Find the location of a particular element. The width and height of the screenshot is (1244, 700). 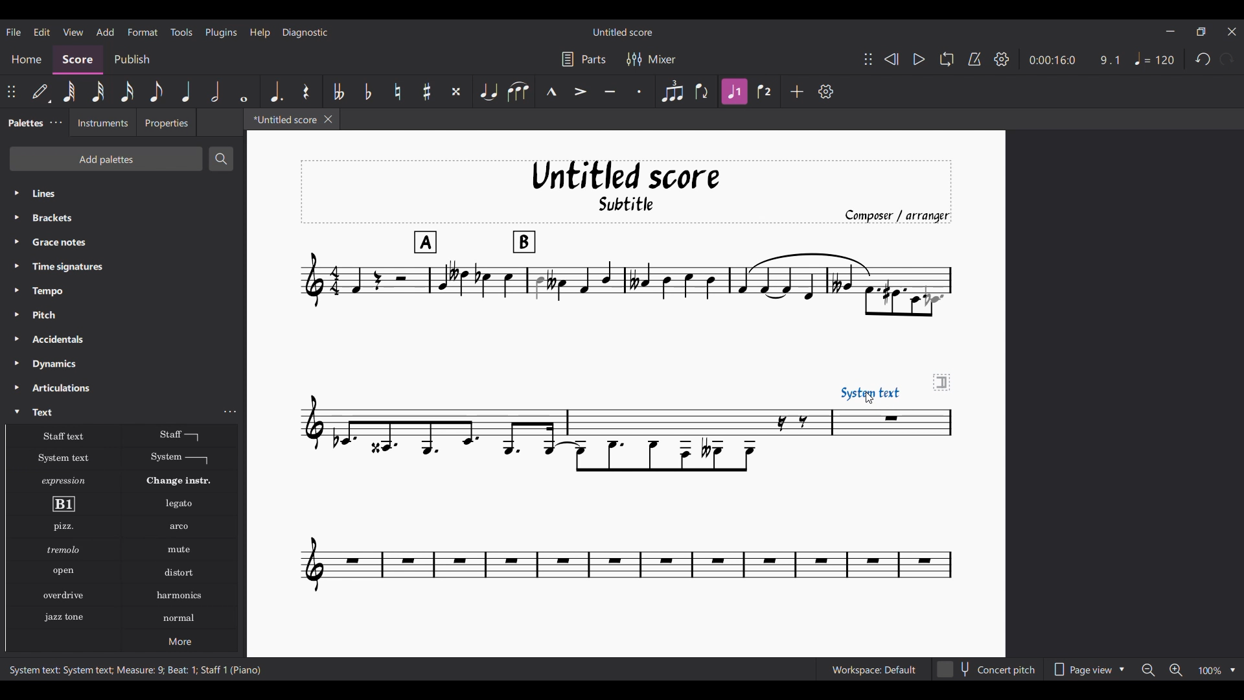

Search is located at coordinates (220, 159).